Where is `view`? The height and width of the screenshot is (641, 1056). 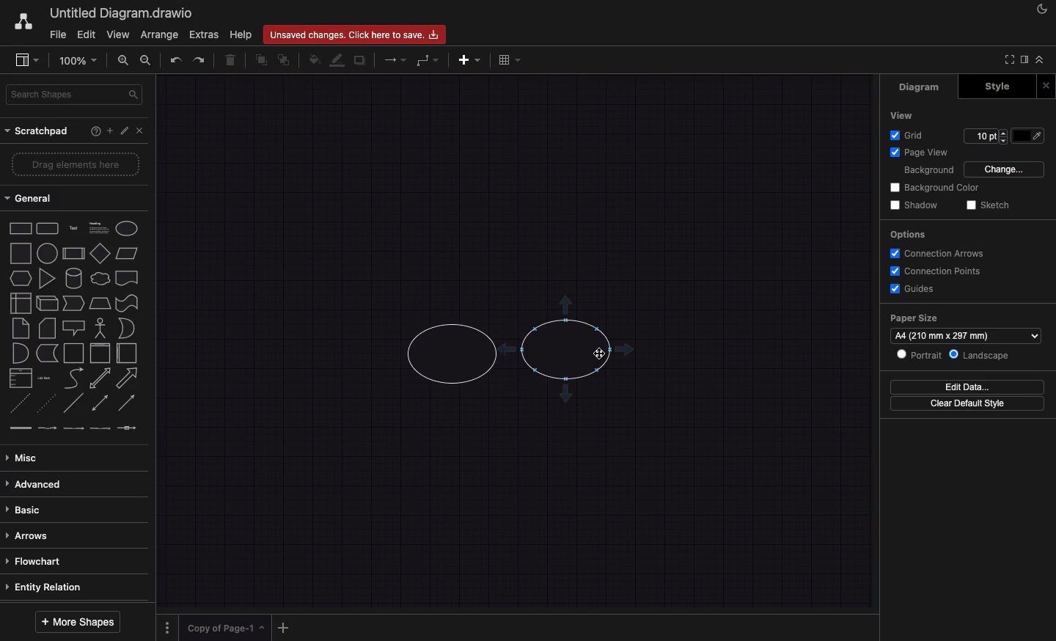 view is located at coordinates (120, 34).